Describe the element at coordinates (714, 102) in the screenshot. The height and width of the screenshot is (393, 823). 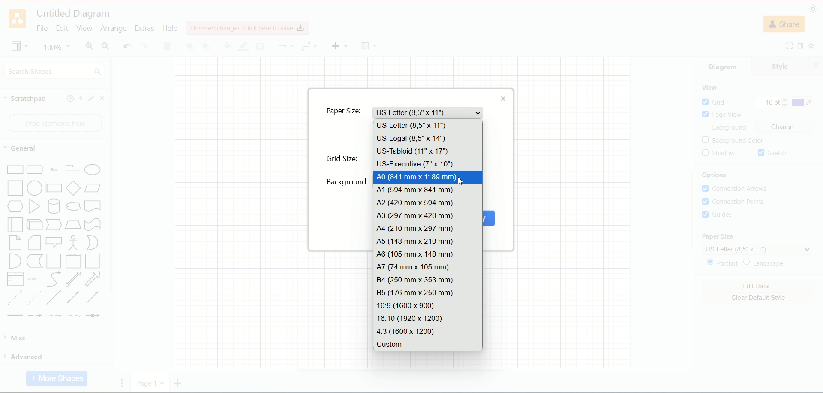
I see `grid` at that location.